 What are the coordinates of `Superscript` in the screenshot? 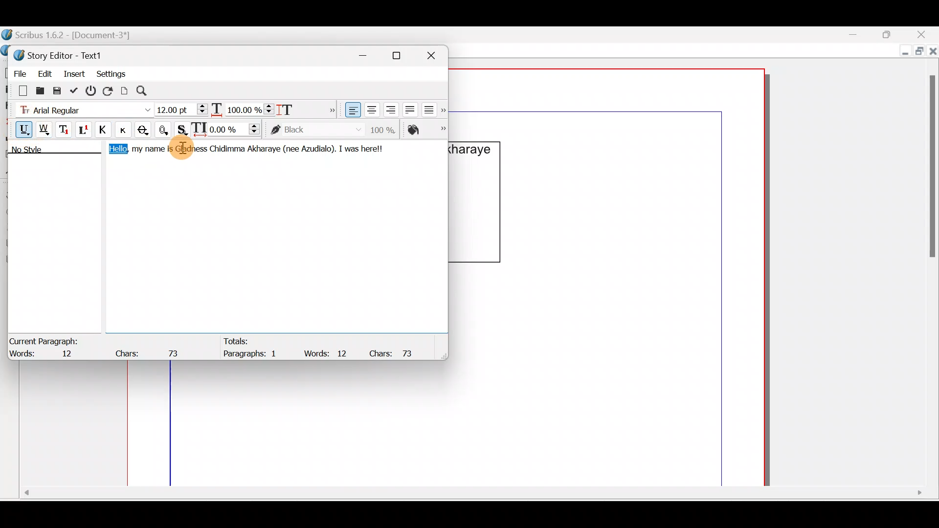 It's located at (85, 131).